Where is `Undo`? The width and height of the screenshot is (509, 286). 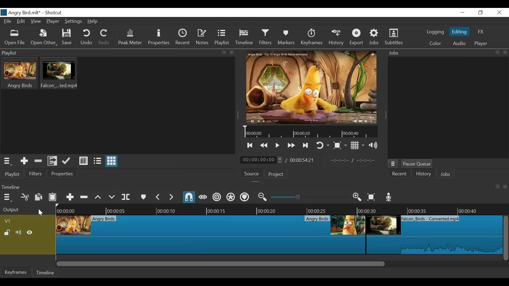 Undo is located at coordinates (87, 38).